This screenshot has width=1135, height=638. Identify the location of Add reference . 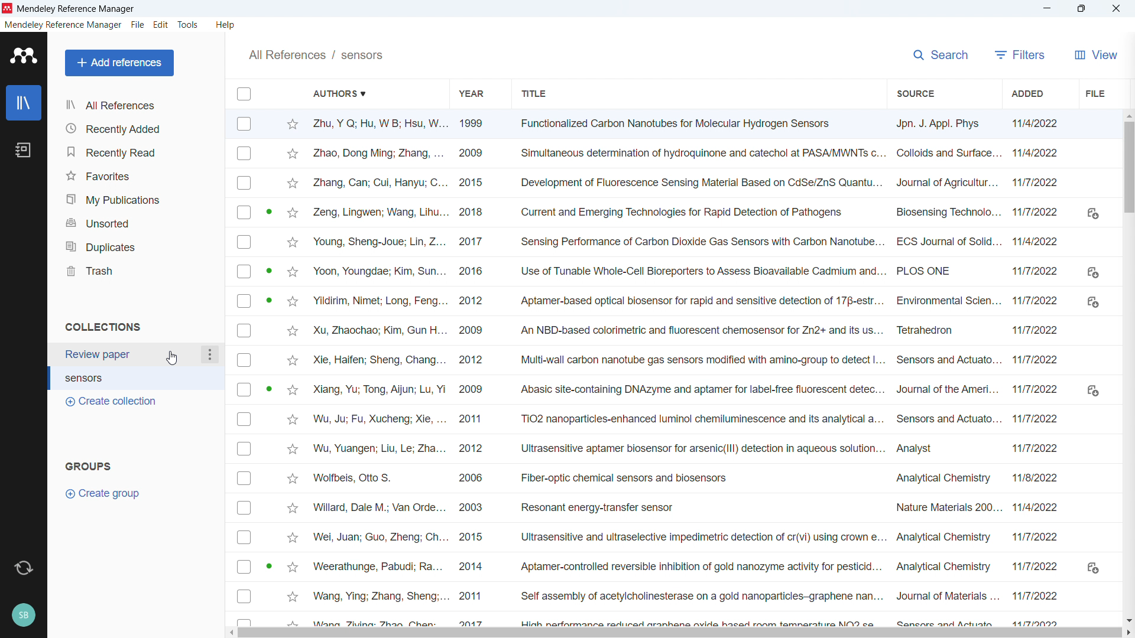
(120, 63).